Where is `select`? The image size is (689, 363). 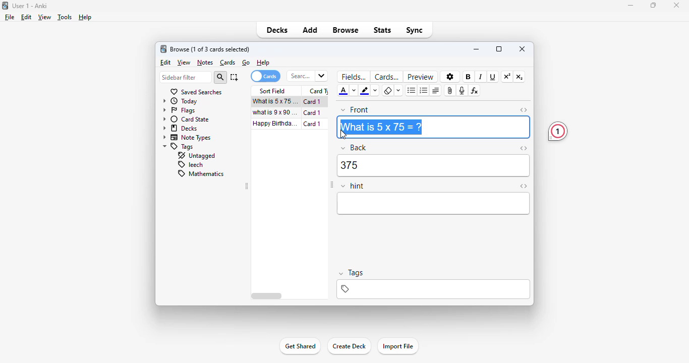 select is located at coordinates (234, 77).